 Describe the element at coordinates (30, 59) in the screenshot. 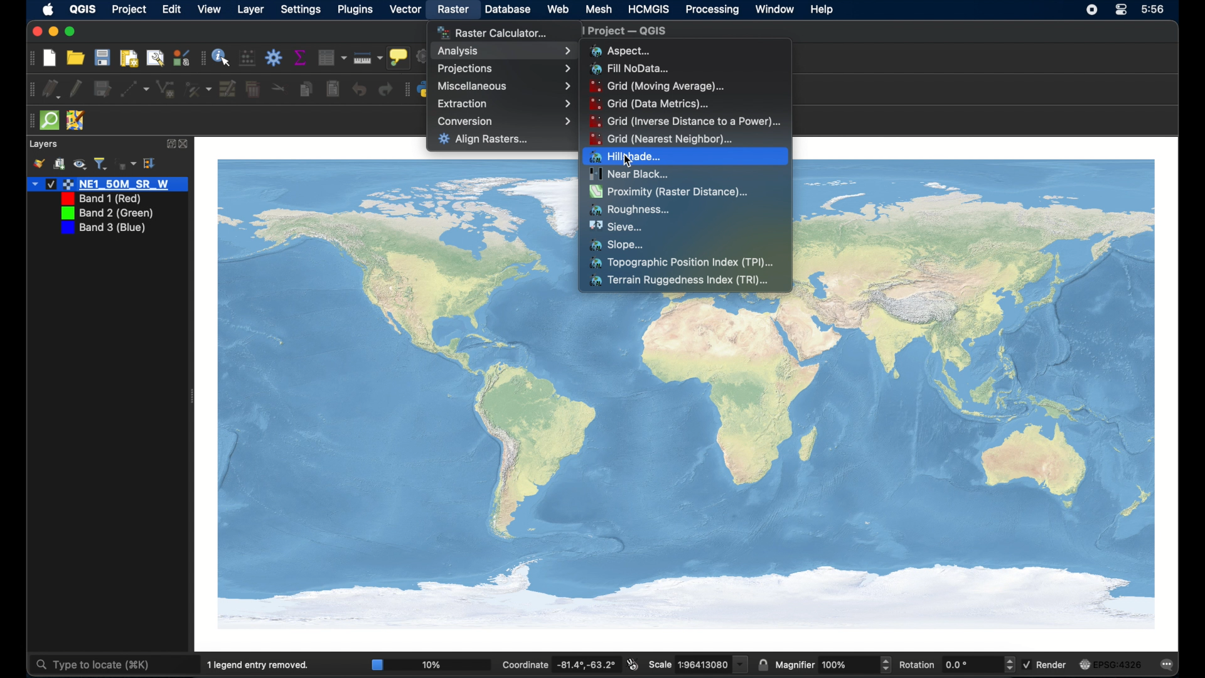

I see `drag handle` at that location.